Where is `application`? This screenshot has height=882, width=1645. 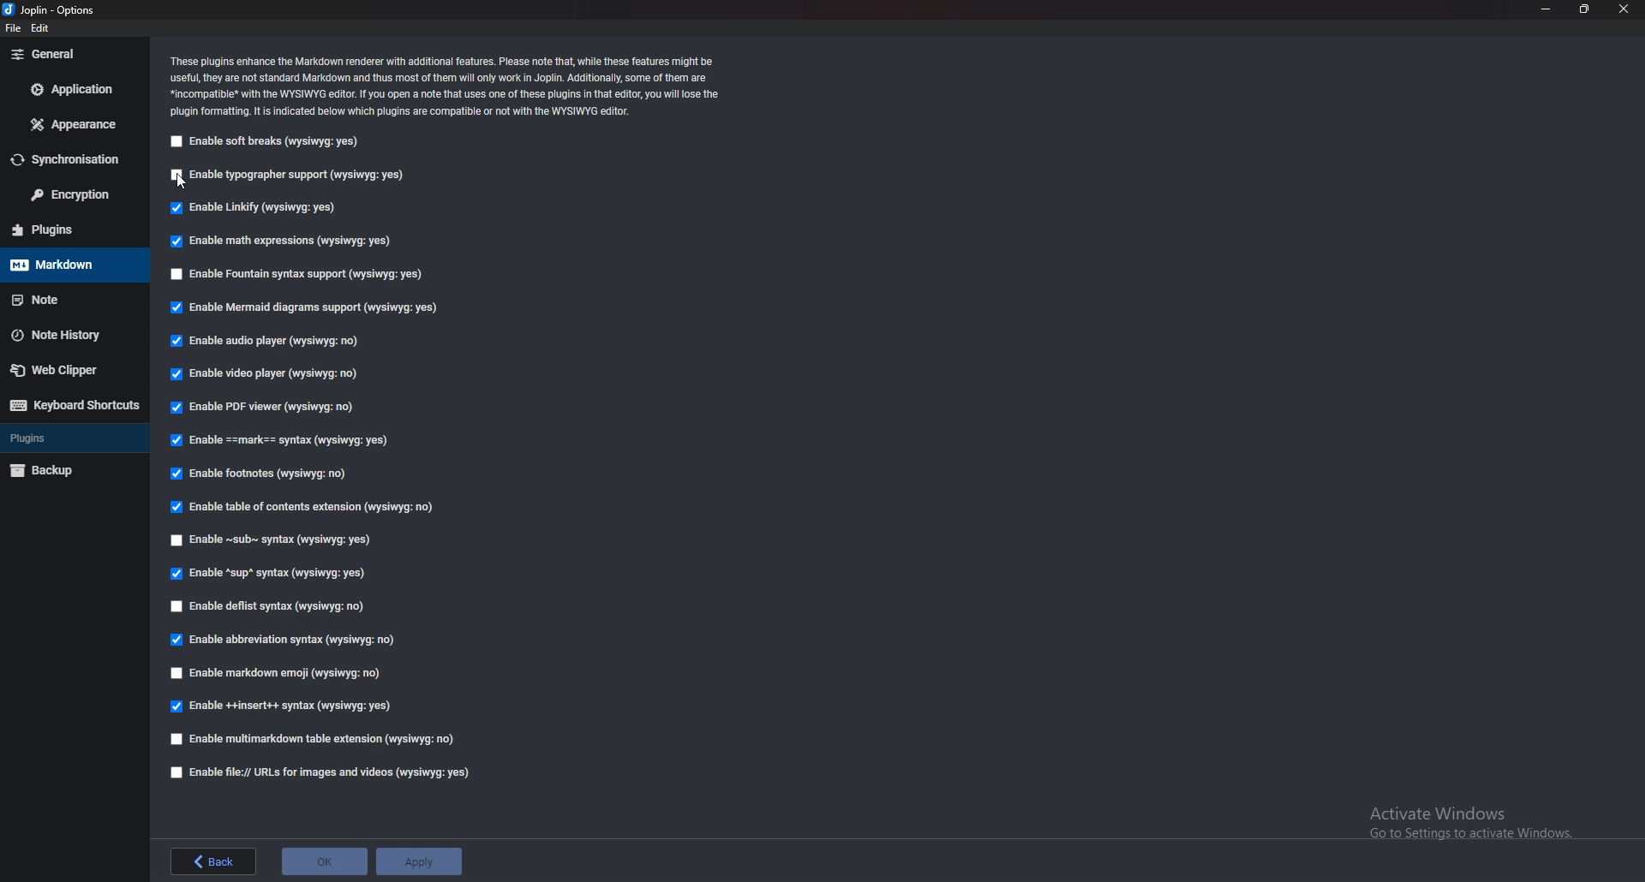 application is located at coordinates (71, 88).